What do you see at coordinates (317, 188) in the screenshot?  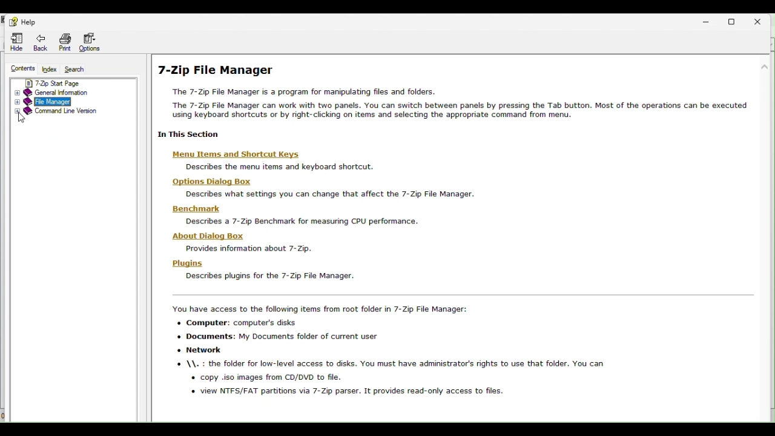 I see `options dialog box` at bounding box center [317, 188].